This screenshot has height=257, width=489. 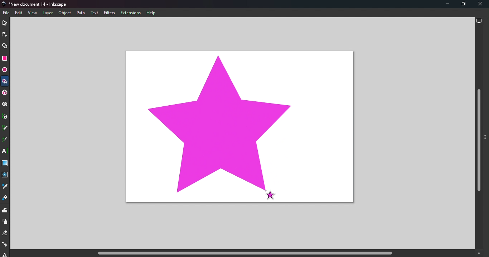 What do you see at coordinates (95, 13) in the screenshot?
I see `Text` at bounding box center [95, 13].